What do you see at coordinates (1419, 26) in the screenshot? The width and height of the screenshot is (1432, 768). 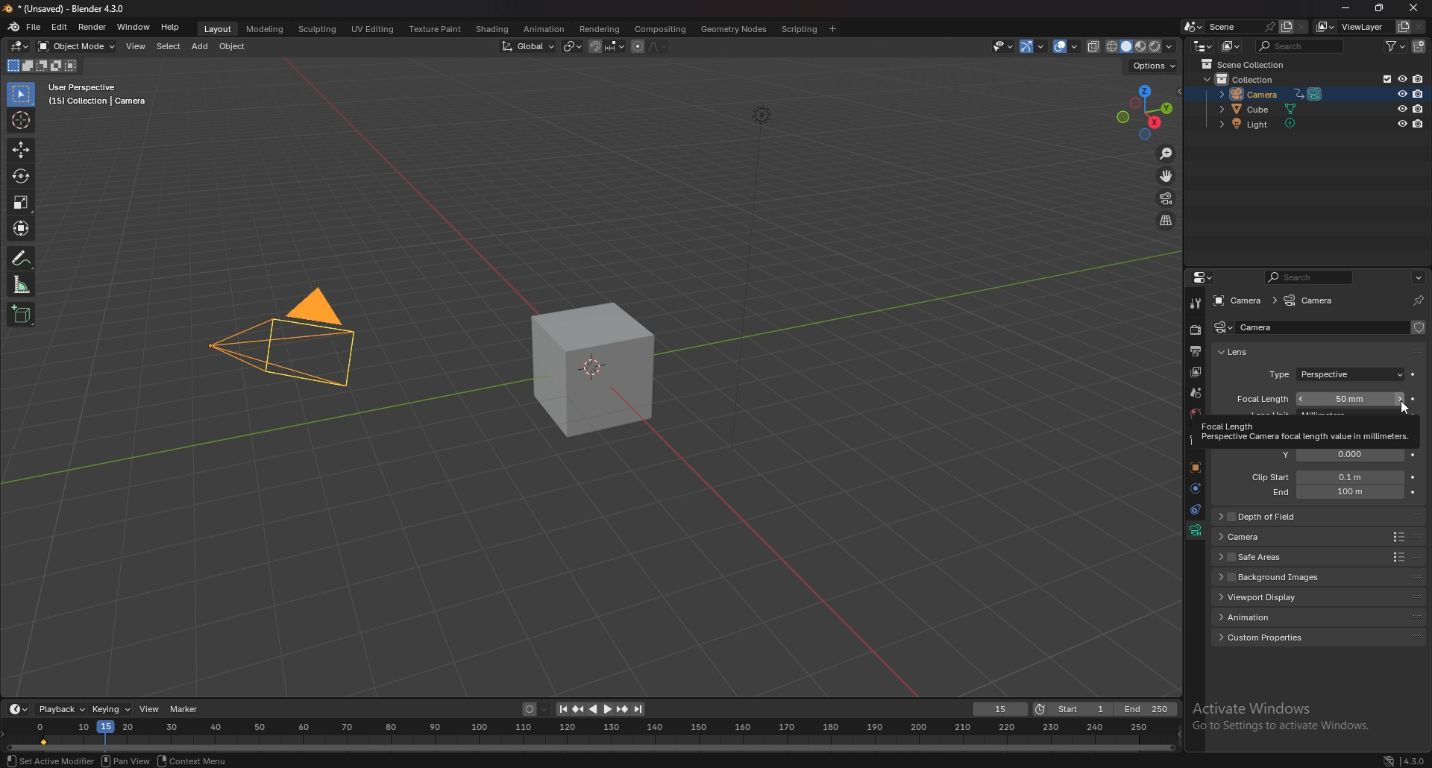 I see `remove viewlayer` at bounding box center [1419, 26].